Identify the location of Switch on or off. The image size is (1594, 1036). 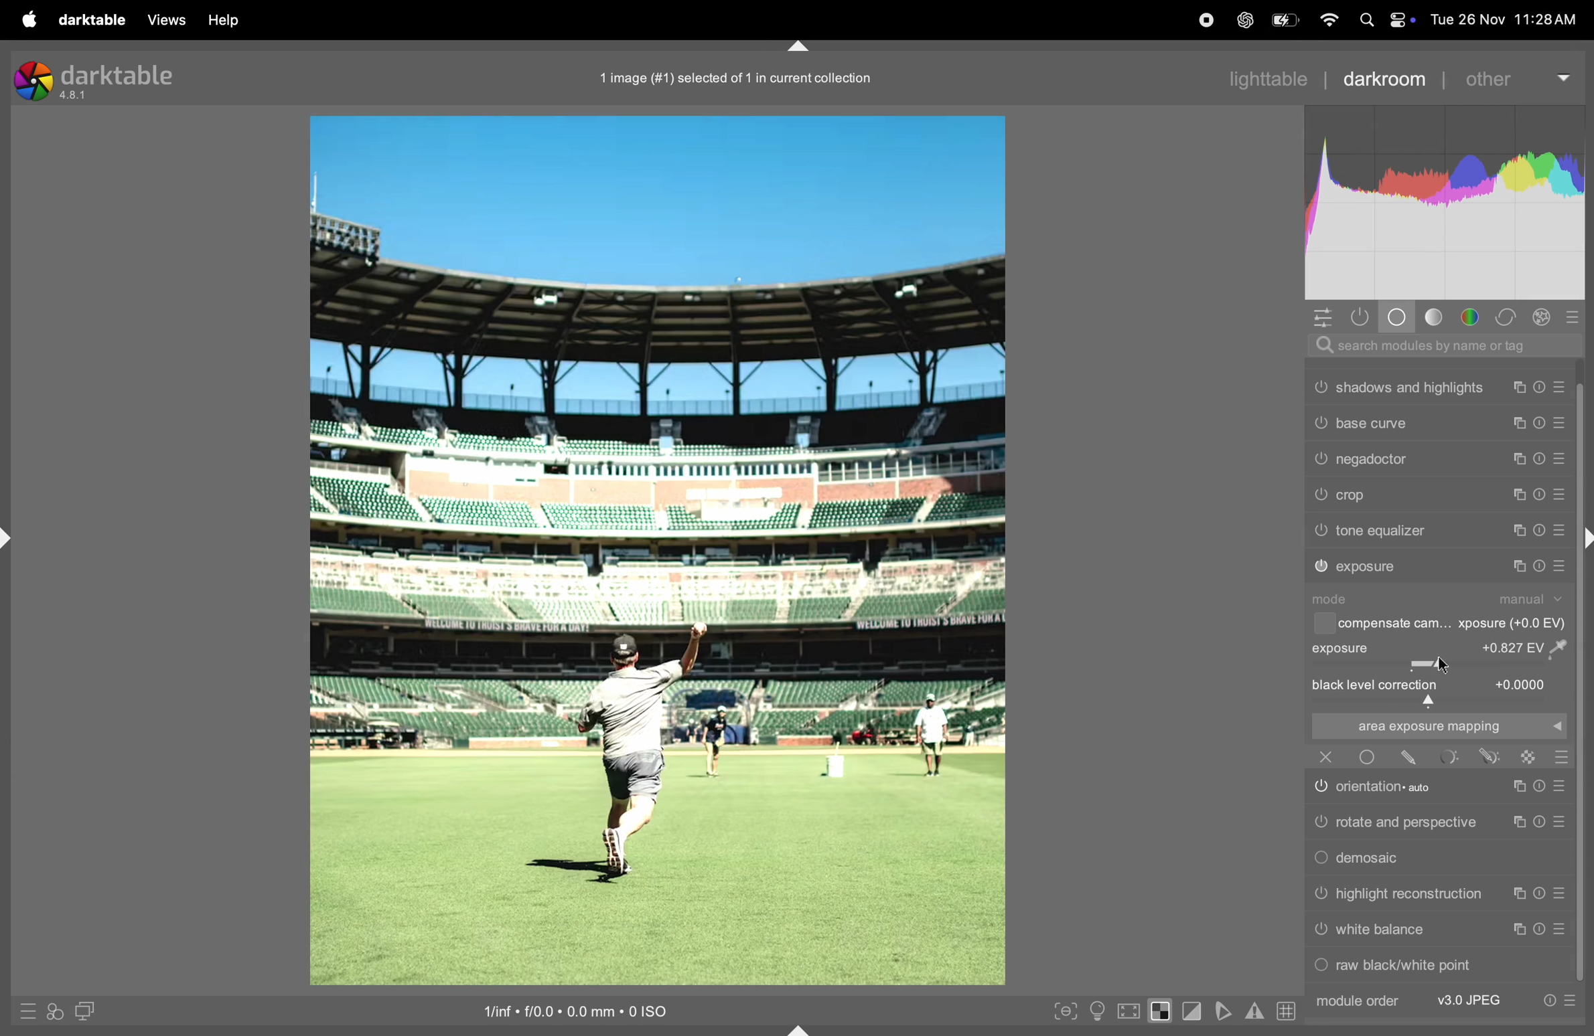
(1320, 859).